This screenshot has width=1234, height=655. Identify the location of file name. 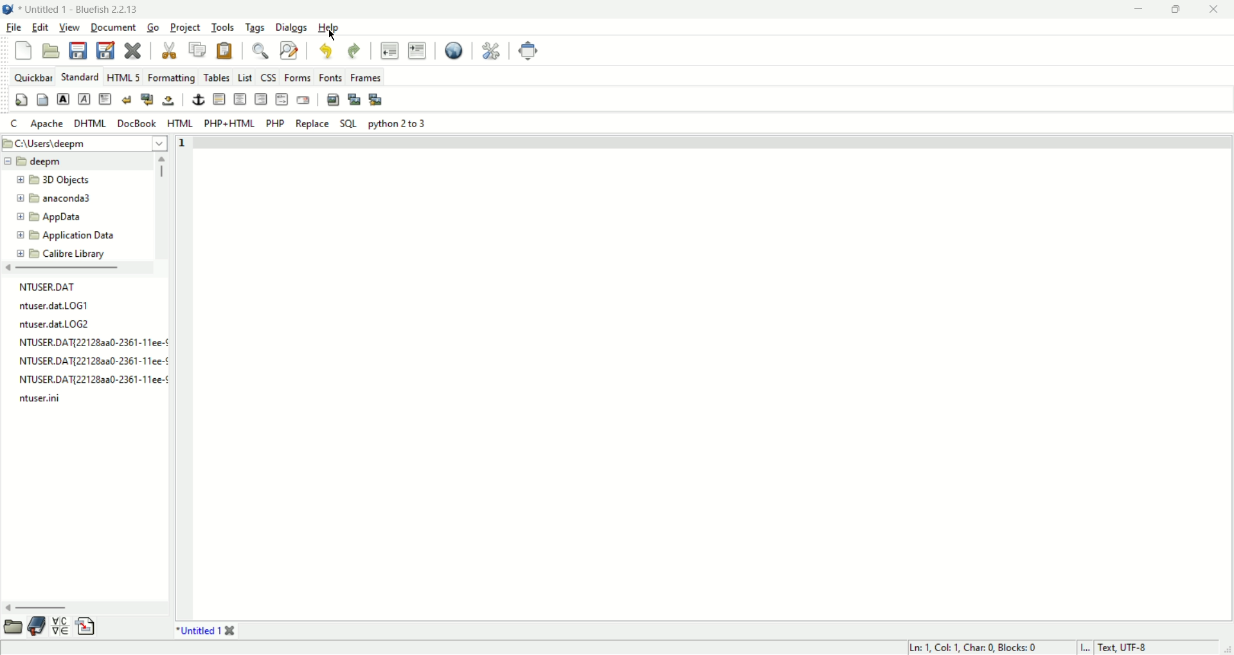
(91, 342).